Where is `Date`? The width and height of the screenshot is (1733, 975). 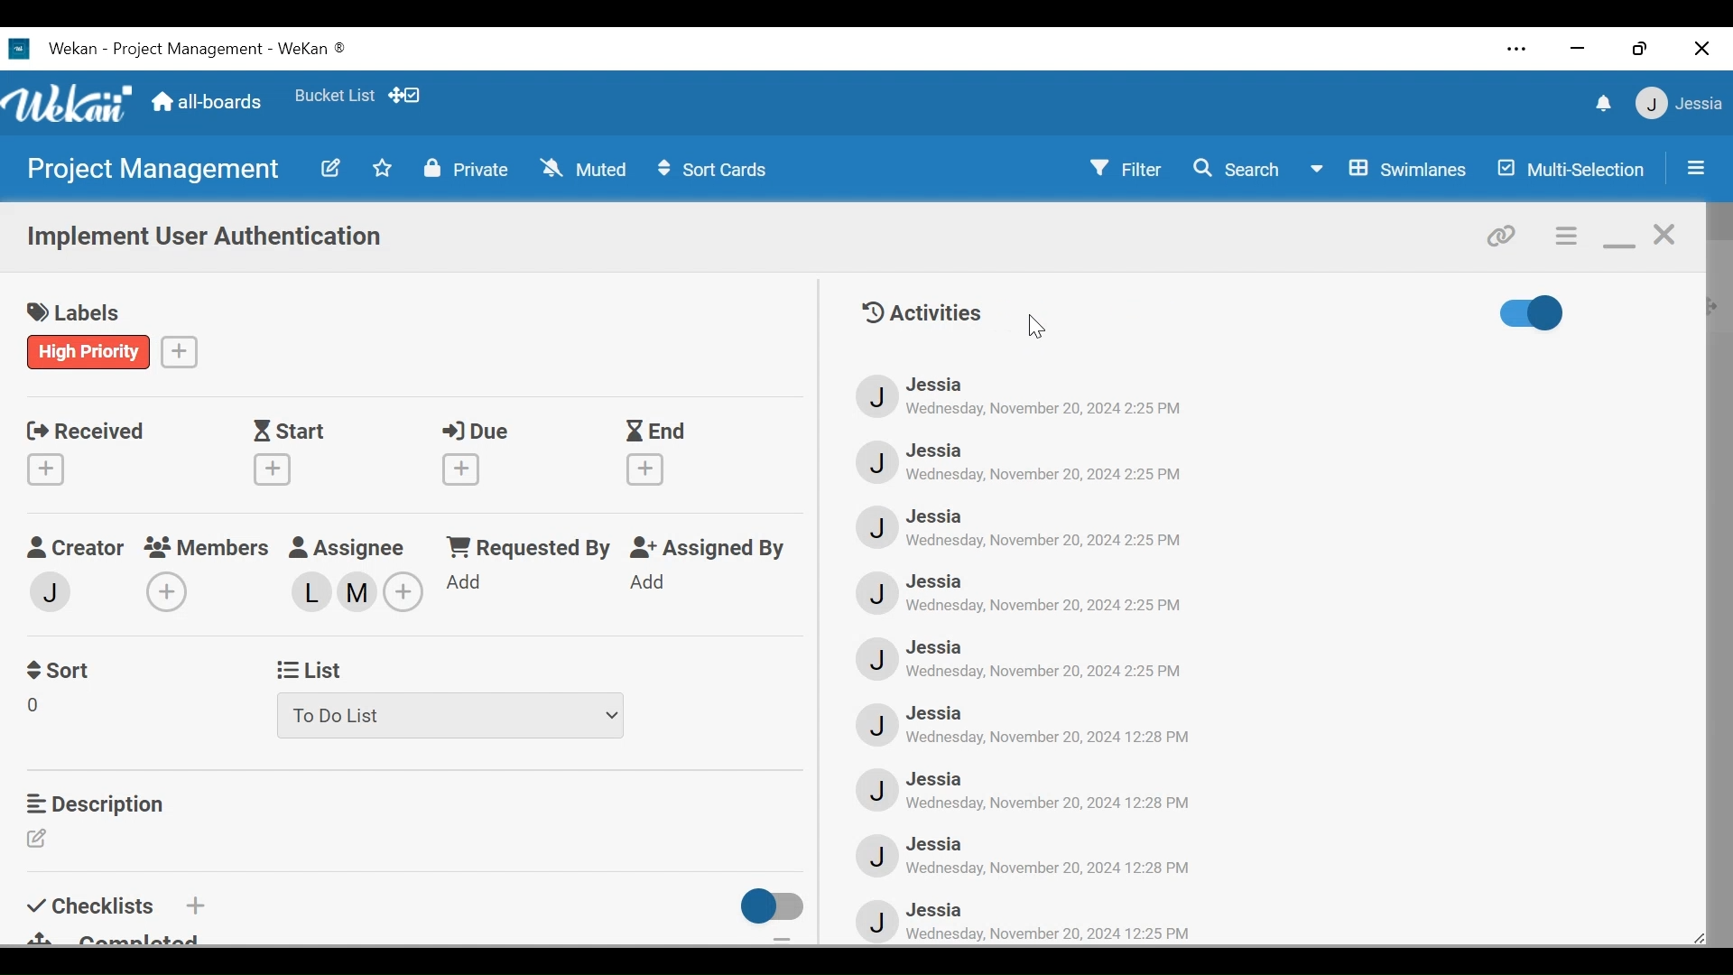 Date is located at coordinates (1043, 408).